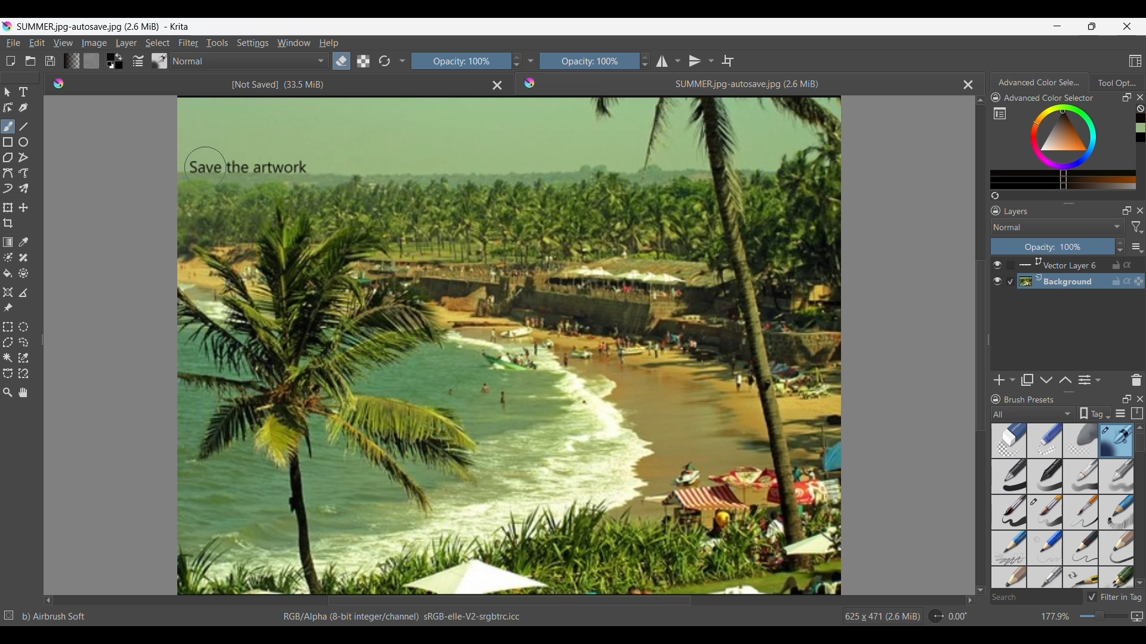  I want to click on Line tool, so click(23, 127).